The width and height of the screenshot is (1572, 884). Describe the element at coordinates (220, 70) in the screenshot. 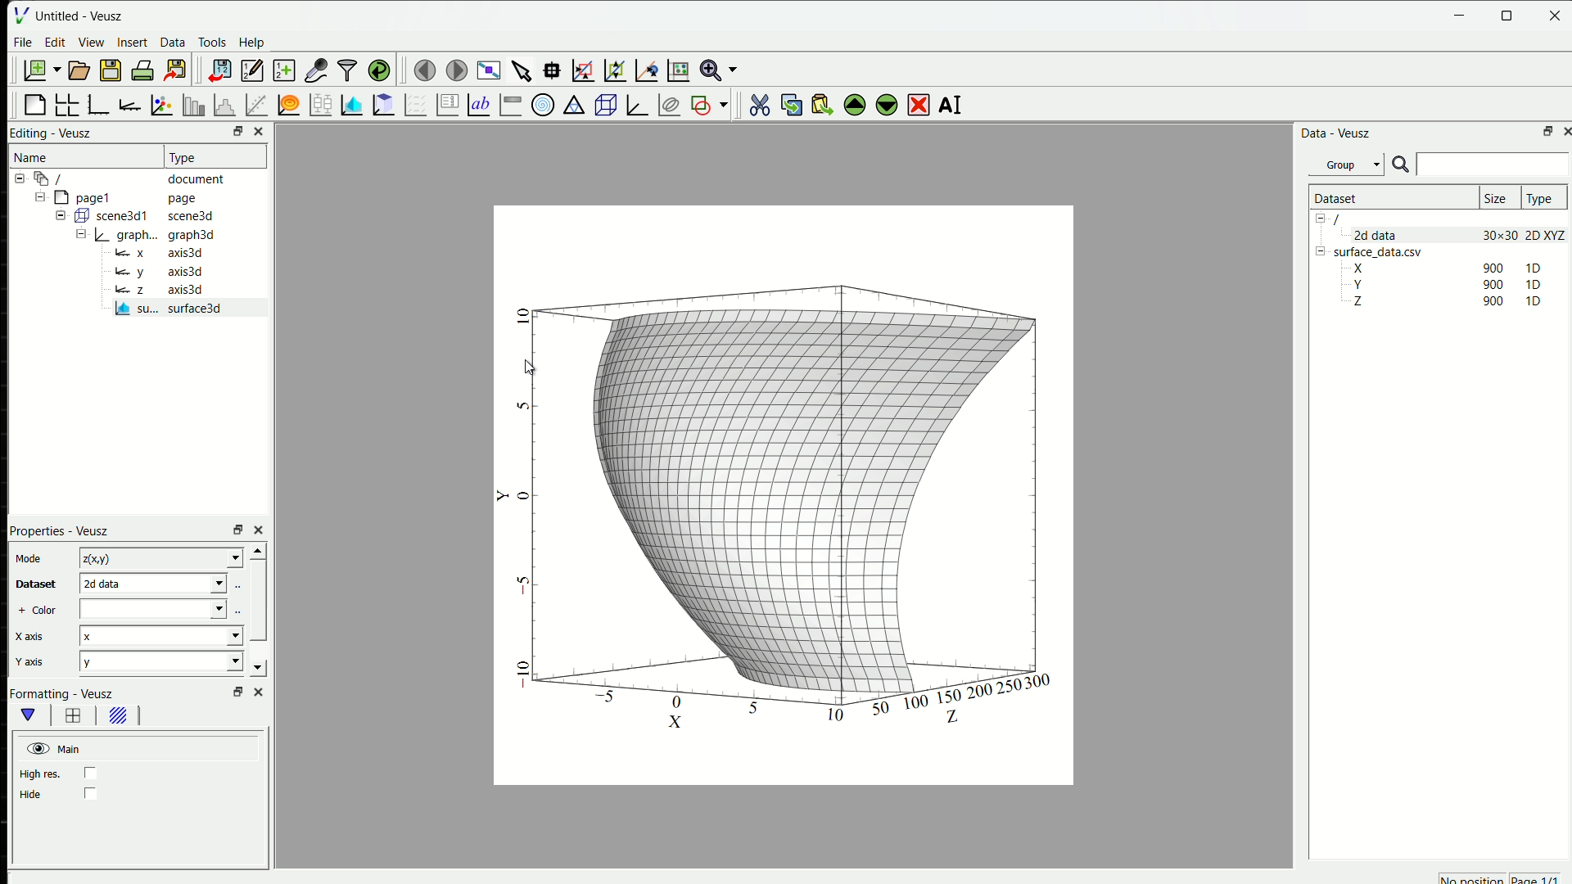

I see `import data` at that location.